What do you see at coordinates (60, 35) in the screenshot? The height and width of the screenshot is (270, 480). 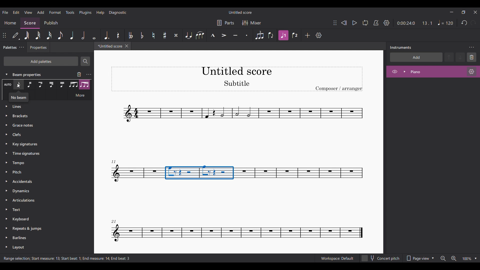 I see `8th note` at bounding box center [60, 35].